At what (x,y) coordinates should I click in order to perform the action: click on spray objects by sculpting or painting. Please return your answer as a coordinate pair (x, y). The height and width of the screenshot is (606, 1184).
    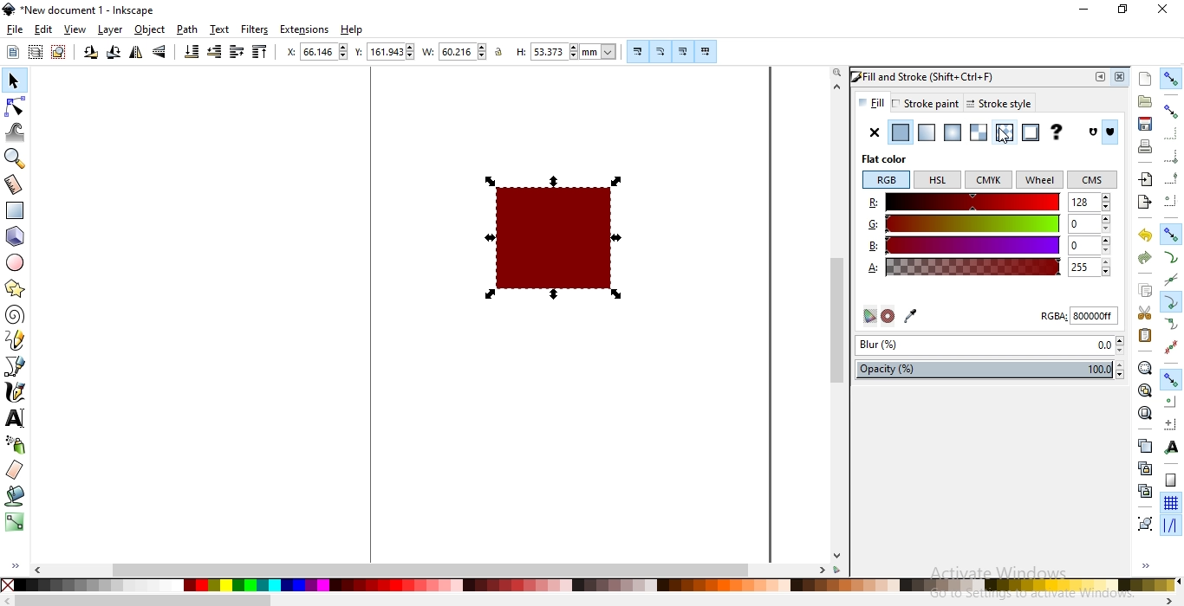
    Looking at the image, I should click on (15, 445).